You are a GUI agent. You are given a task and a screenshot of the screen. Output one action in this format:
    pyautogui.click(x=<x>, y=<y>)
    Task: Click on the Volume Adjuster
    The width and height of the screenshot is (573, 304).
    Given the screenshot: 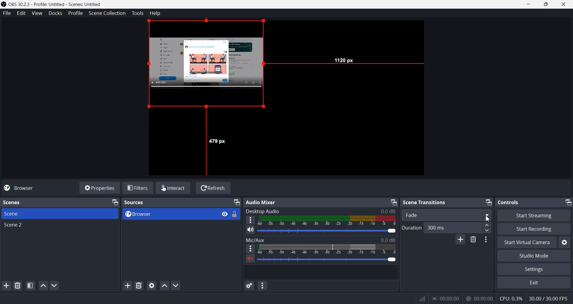 What is the action you would take?
    pyautogui.click(x=327, y=260)
    